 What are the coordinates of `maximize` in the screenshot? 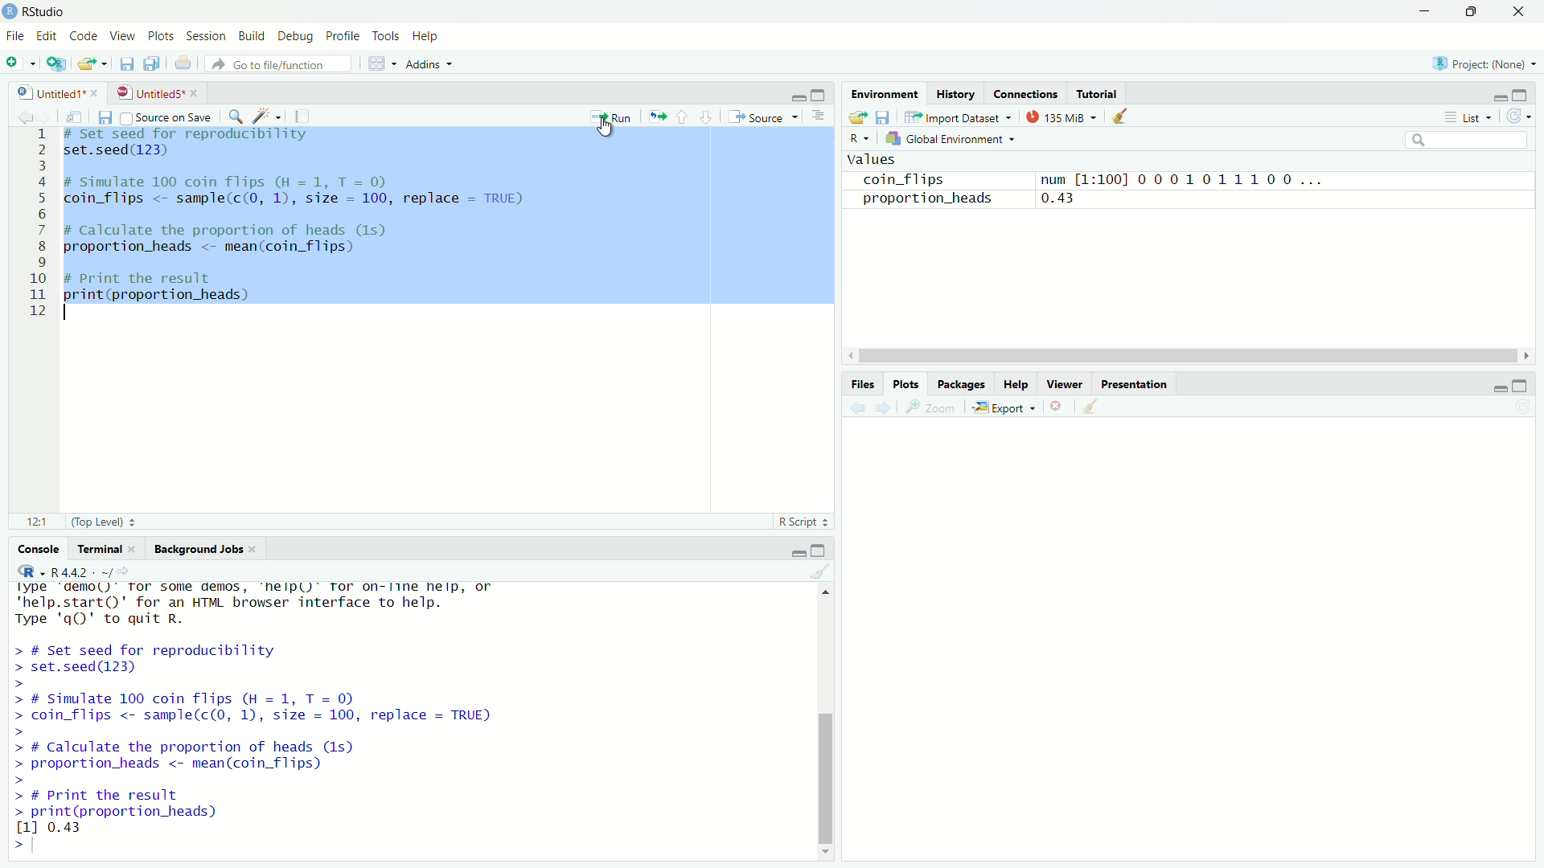 It's located at (1526, 385).